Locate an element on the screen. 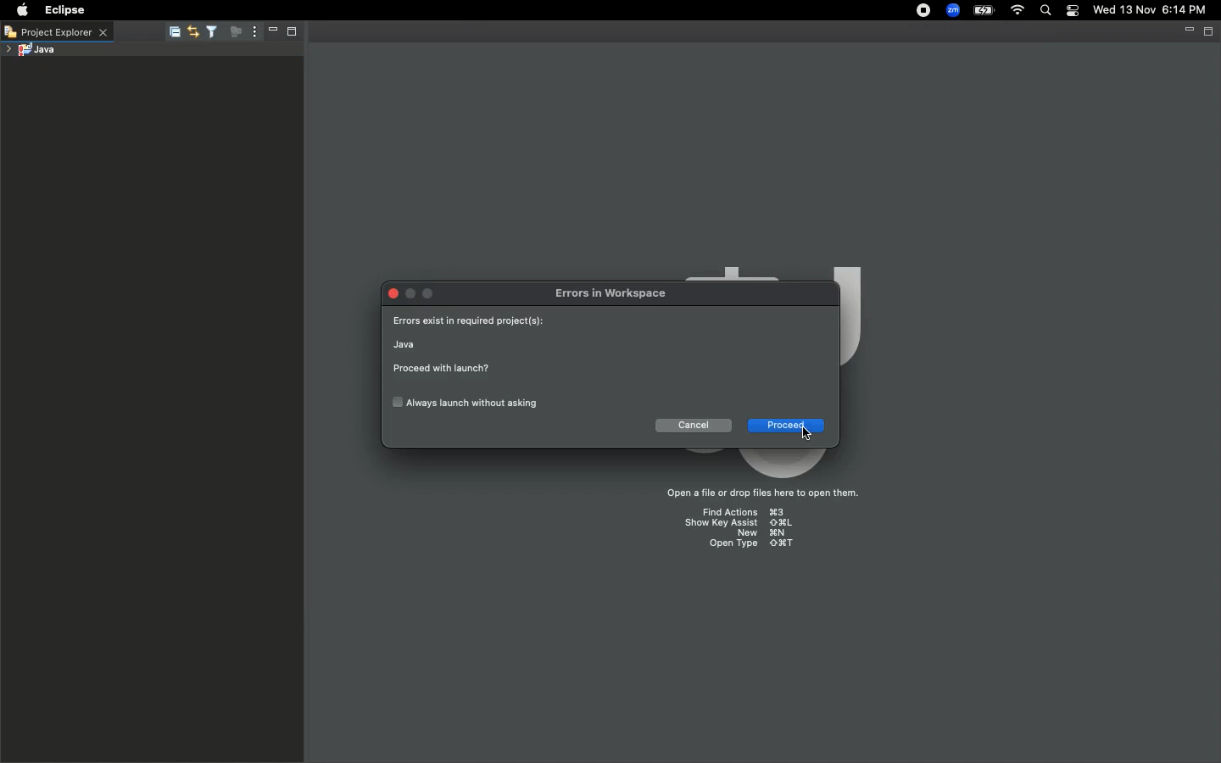  Errors in workspace is located at coordinates (610, 295).